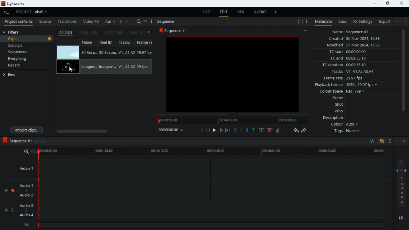 The height and width of the screenshot is (230, 409). I want to click on fx settings, so click(362, 21).